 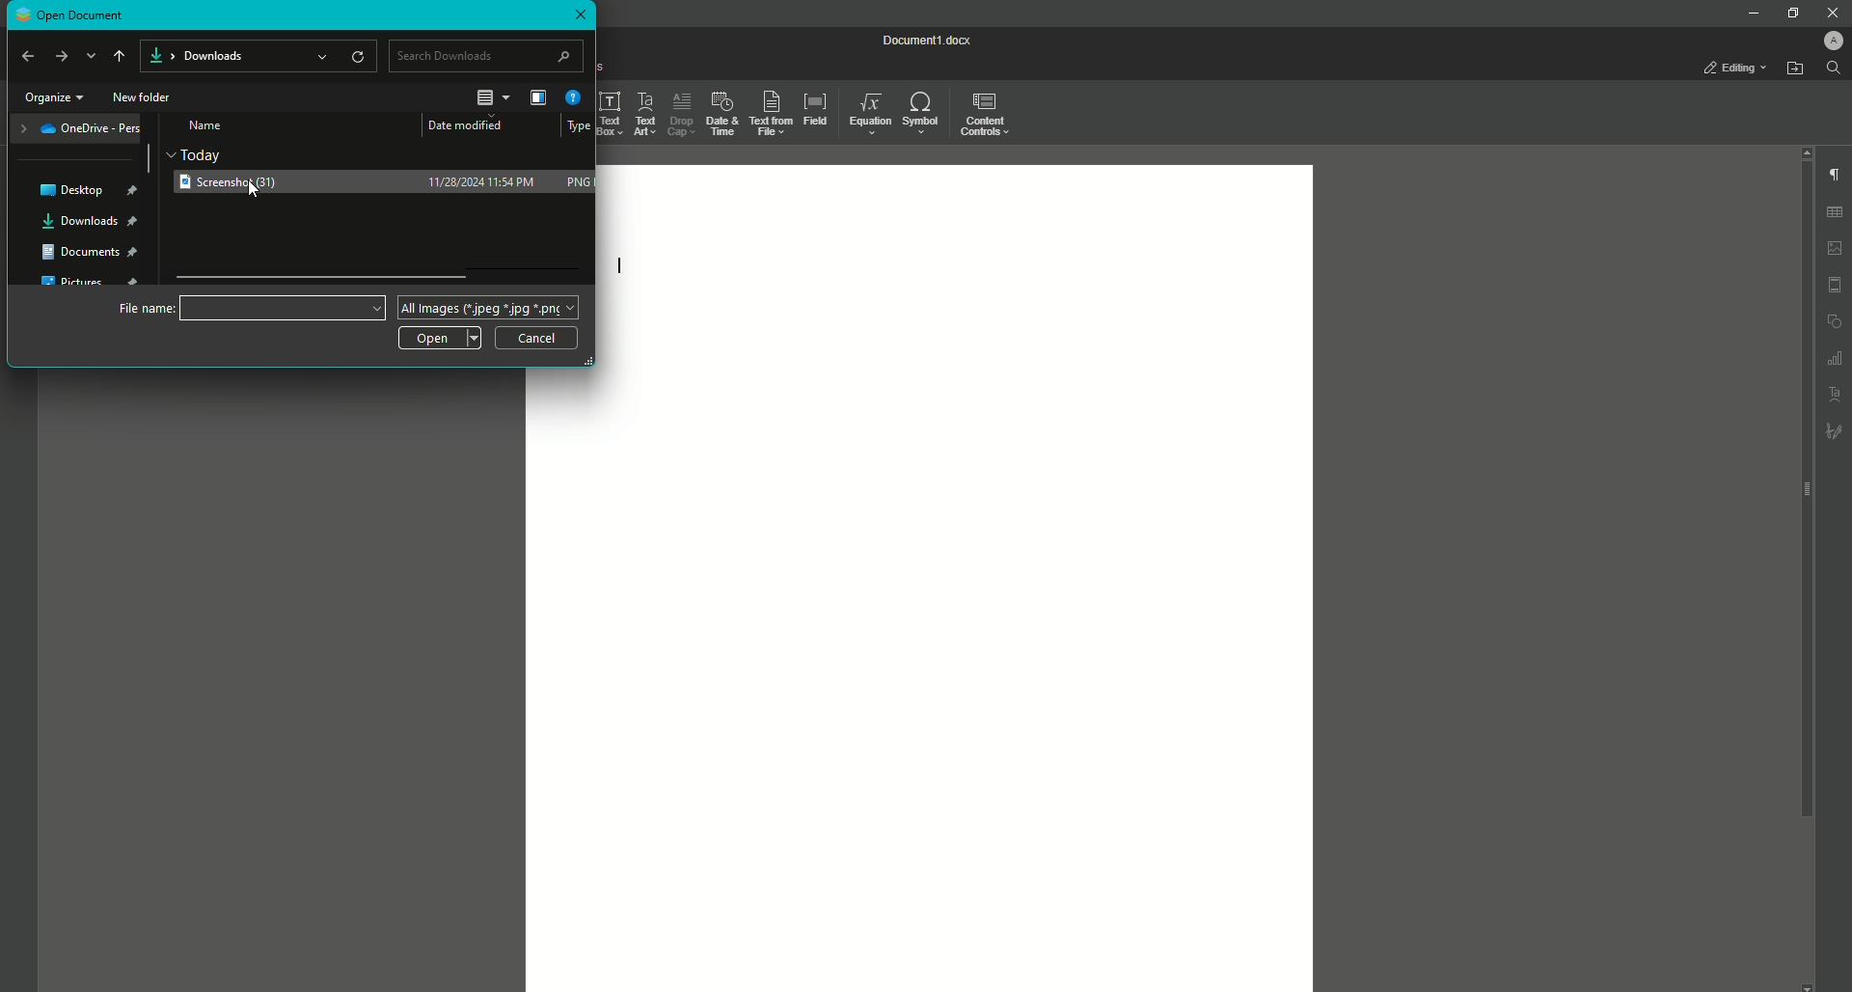 I want to click on Search bar, so click(x=488, y=55).